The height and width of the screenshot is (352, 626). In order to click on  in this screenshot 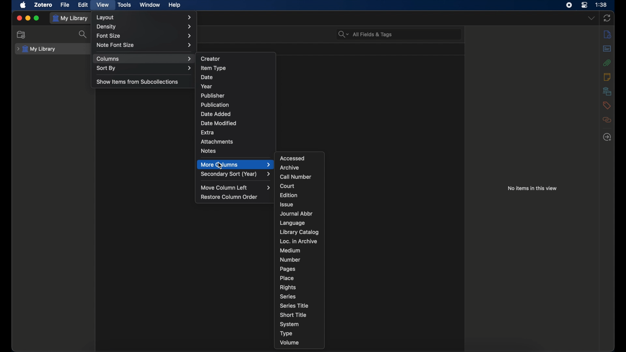, I will do `click(235, 164)`.